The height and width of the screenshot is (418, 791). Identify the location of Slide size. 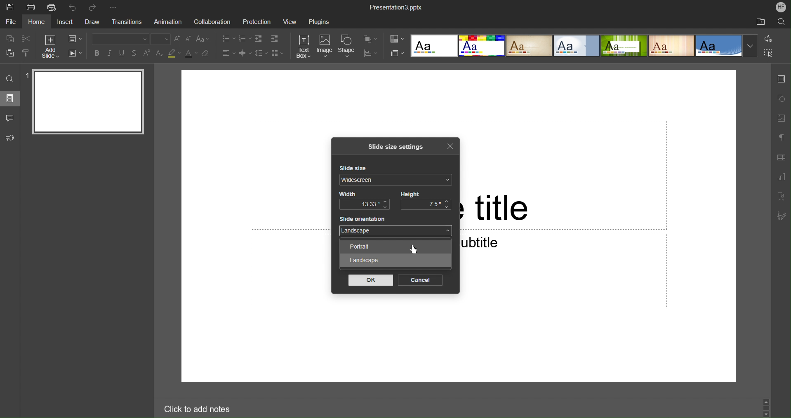
(356, 169).